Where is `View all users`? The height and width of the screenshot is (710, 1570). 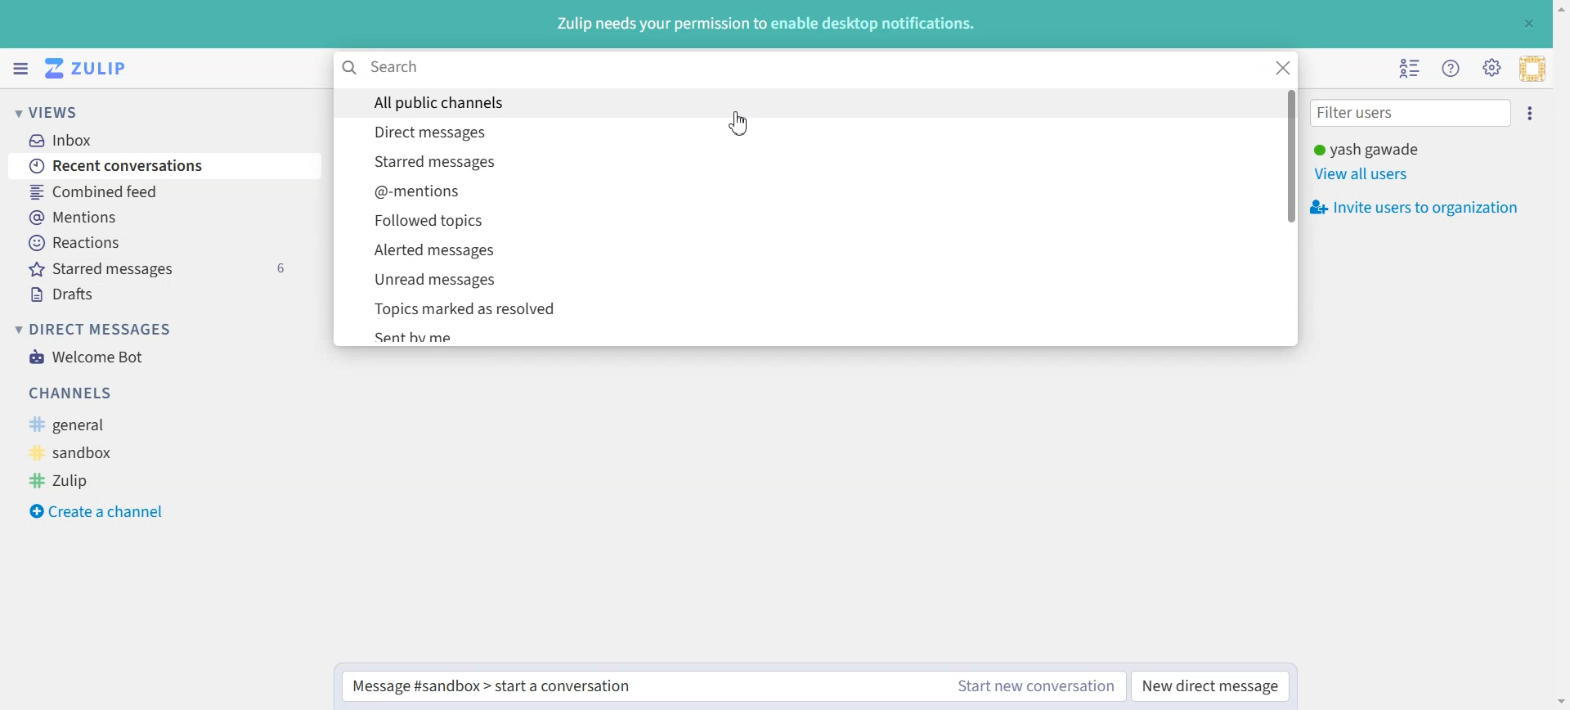
View all users is located at coordinates (1371, 174).